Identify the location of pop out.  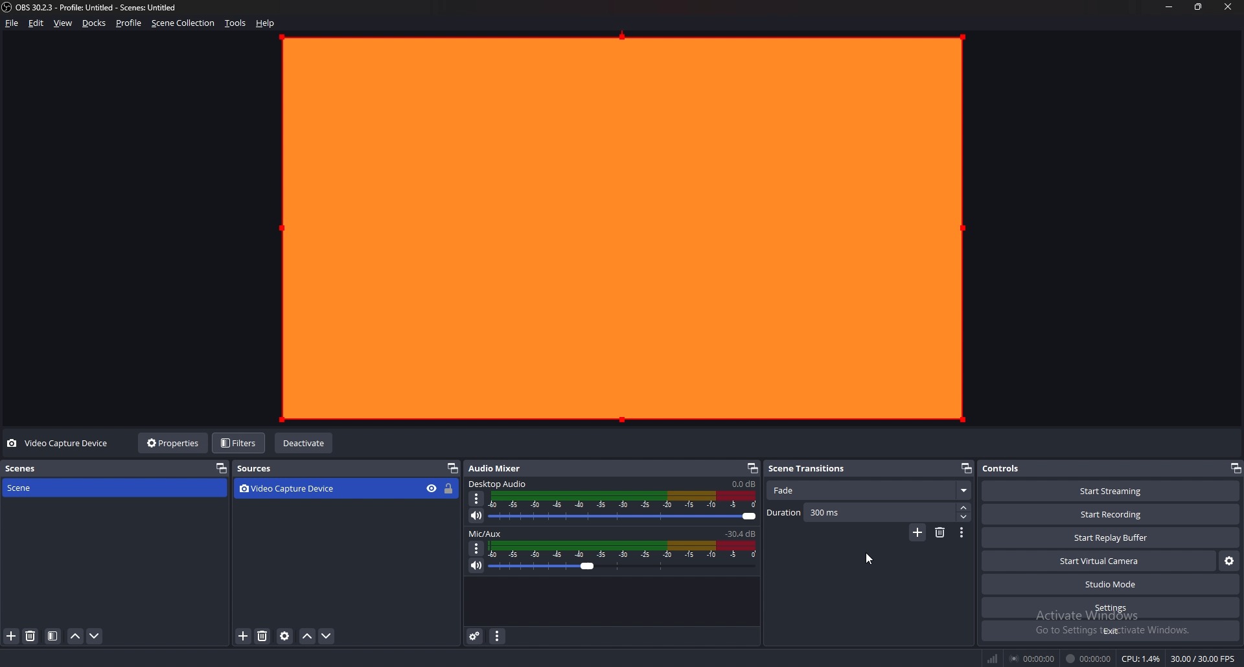
(1235, 468).